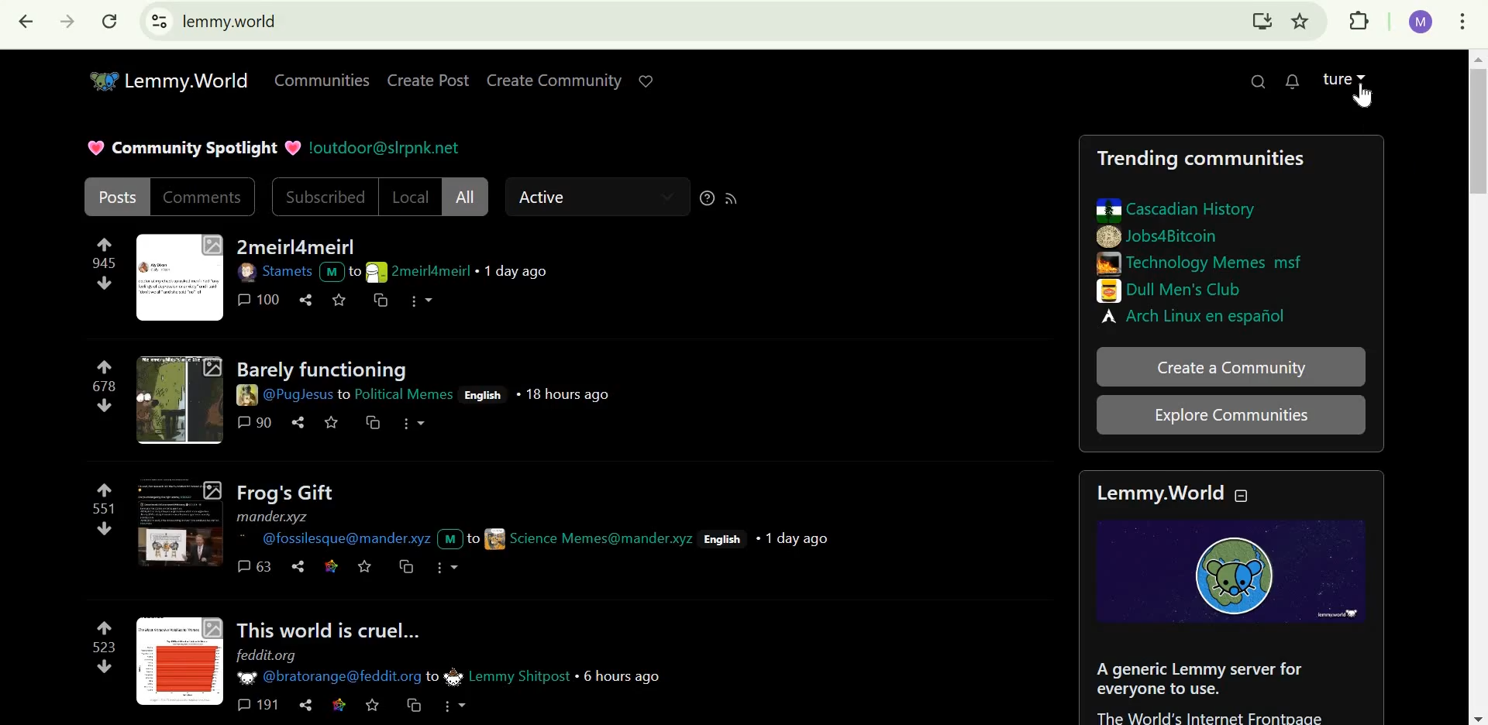  I want to click on English, so click(484, 395).